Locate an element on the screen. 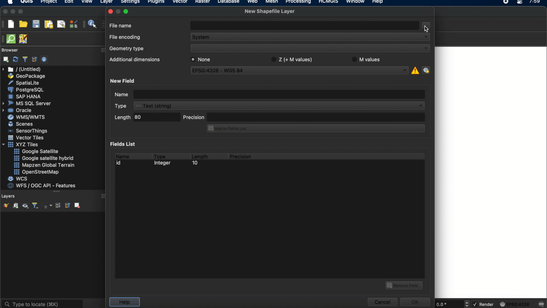  80 is located at coordinates (143, 117).